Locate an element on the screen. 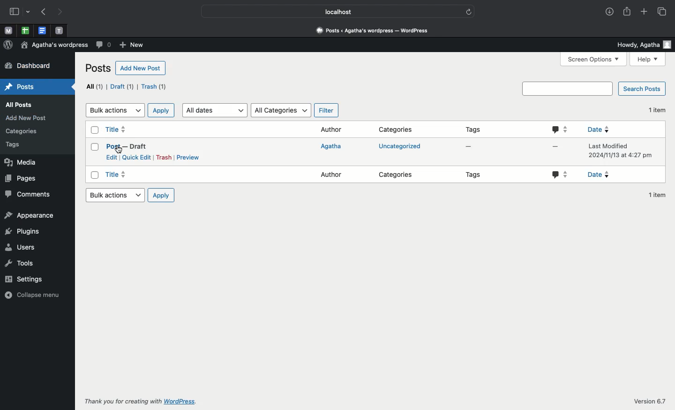  spread sheet is located at coordinates (25, 30).